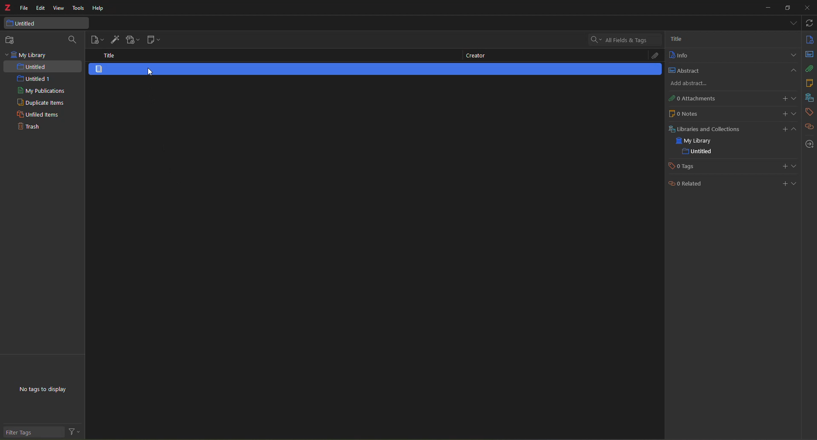 The image size is (817, 440). I want to click on help, so click(97, 9).